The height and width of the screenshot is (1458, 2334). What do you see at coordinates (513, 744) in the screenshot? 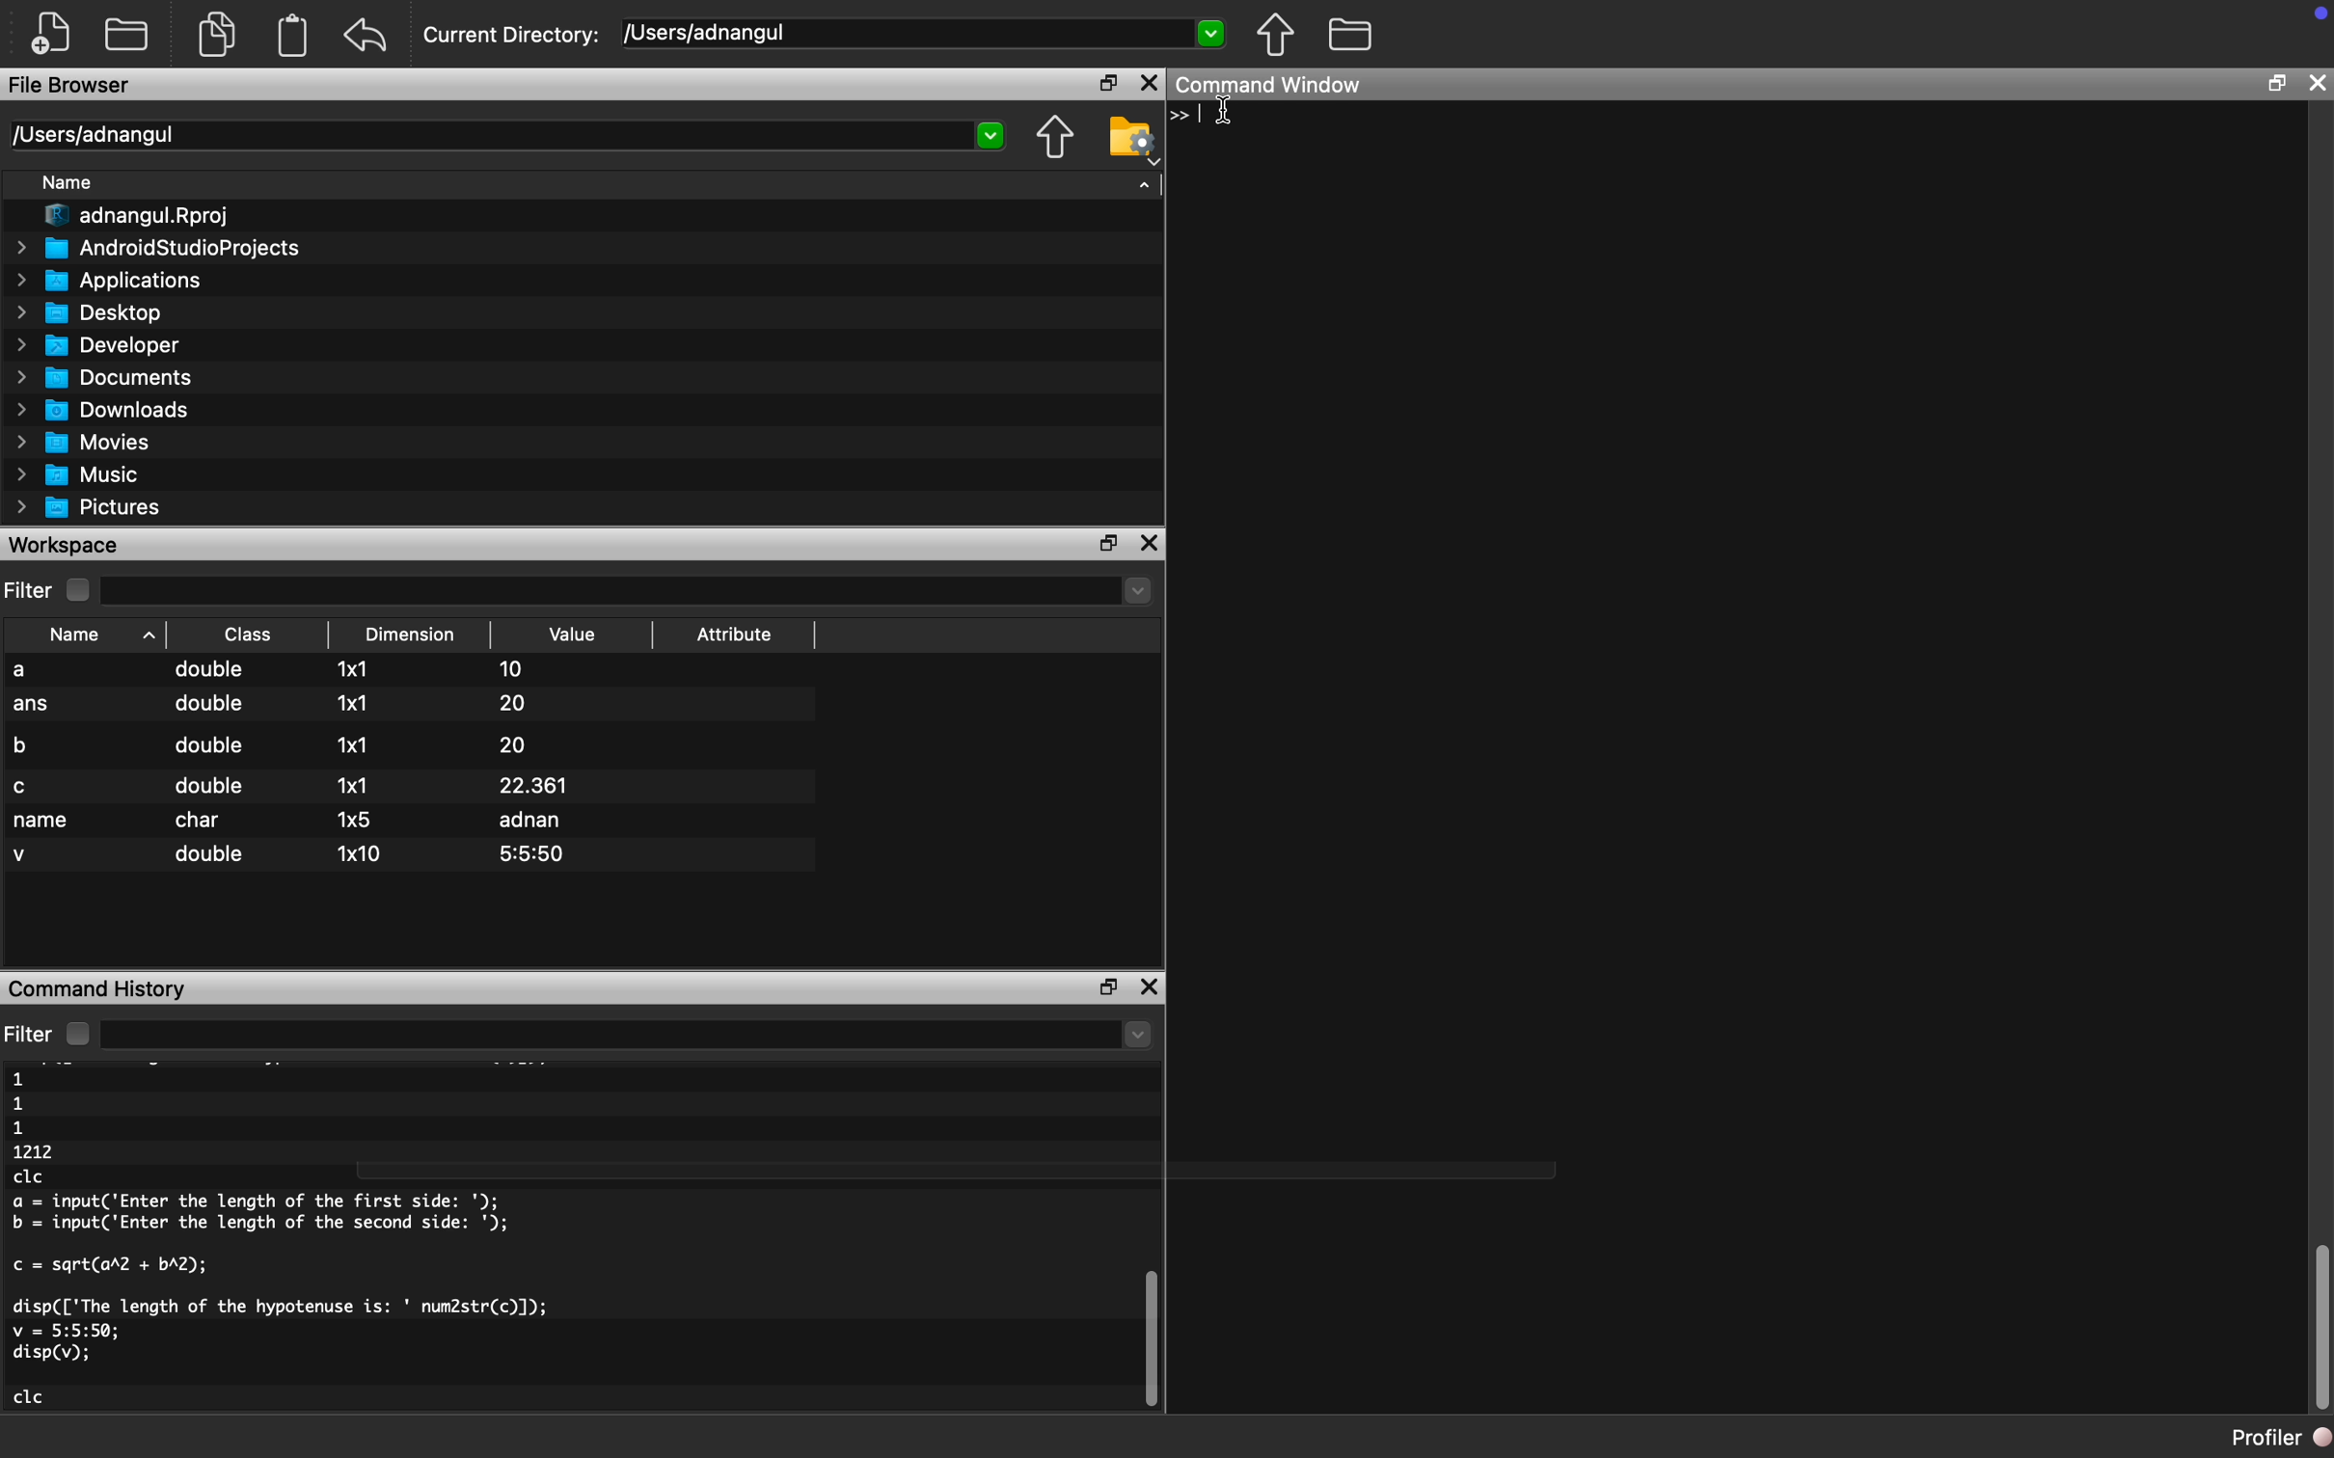
I see `20` at bounding box center [513, 744].